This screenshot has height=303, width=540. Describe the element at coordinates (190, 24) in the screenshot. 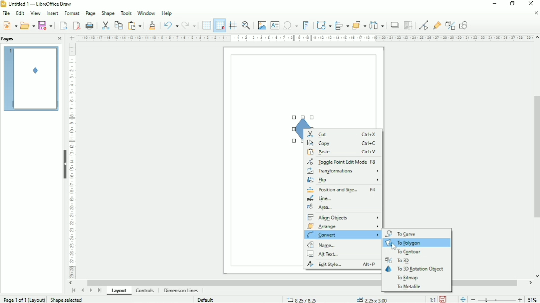

I see `Redo` at that location.